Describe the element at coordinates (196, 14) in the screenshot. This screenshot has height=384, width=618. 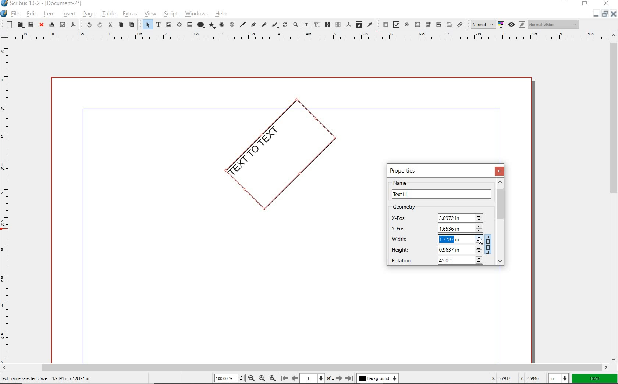
I see `windows` at that location.